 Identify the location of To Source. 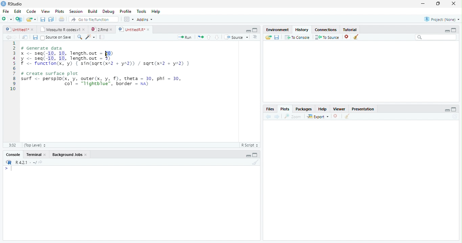
(327, 37).